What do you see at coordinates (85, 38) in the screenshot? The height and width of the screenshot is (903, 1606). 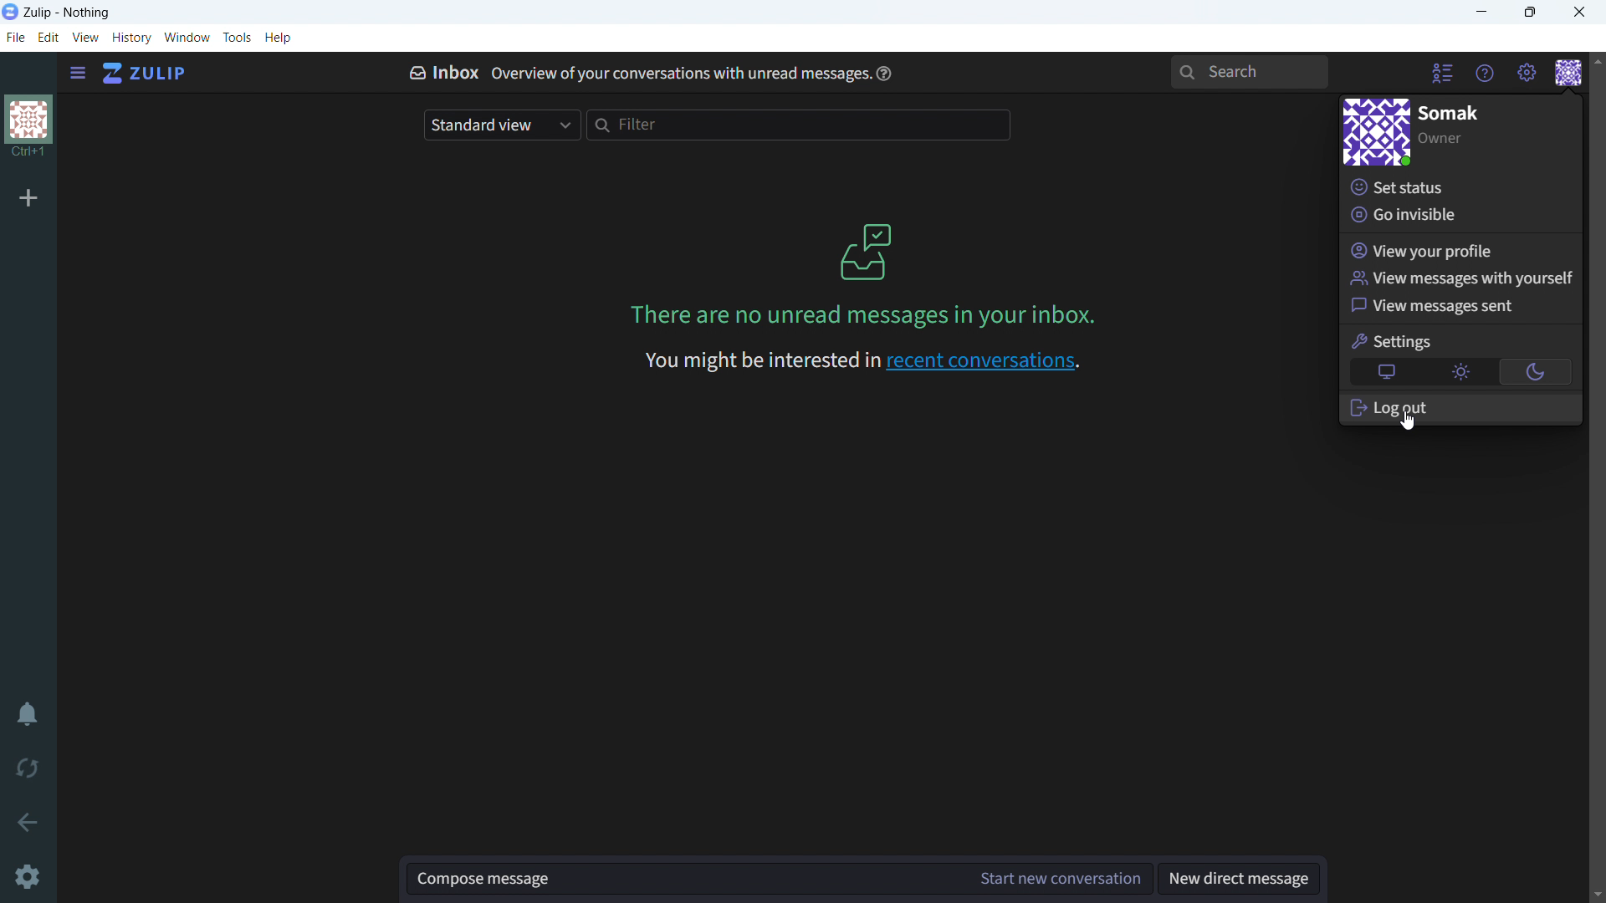 I see `view` at bounding box center [85, 38].